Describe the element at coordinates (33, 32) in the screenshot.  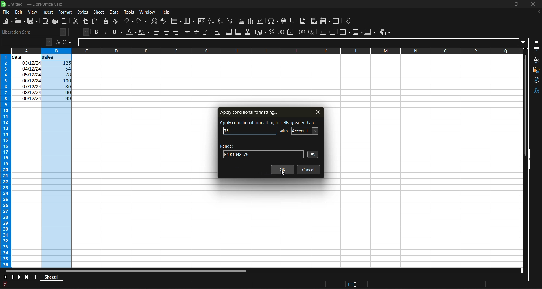
I see `font name` at that location.